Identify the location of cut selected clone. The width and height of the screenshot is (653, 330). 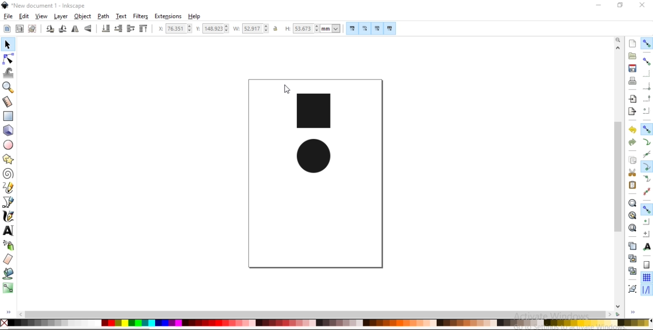
(631, 271).